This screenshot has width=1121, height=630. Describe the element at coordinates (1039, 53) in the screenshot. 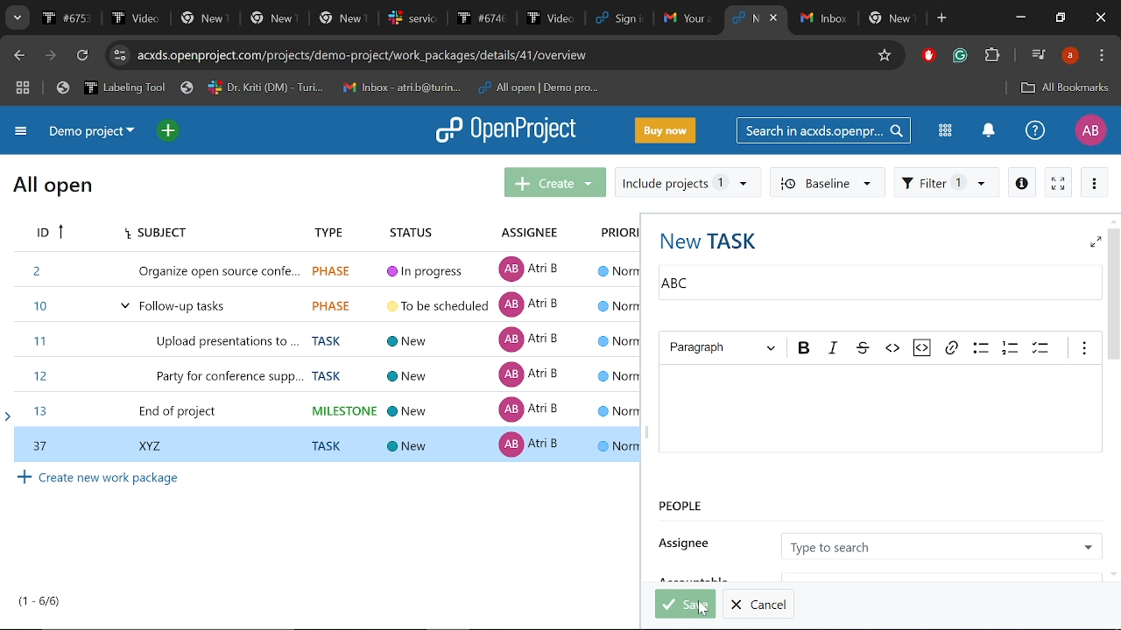

I see `Control your music videos and more` at that location.